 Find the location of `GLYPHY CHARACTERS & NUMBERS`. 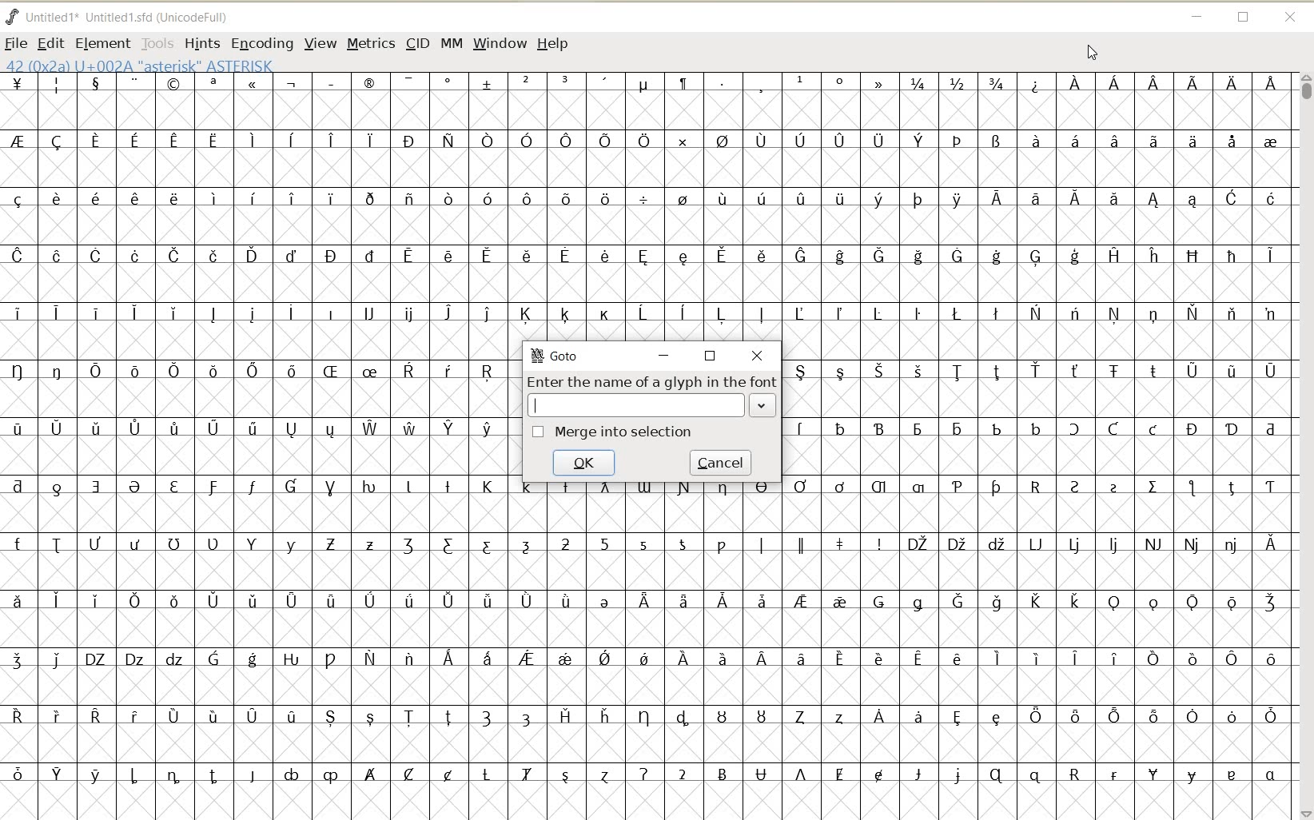

GLYPHY CHARACTERS & NUMBERS is located at coordinates (261, 579).